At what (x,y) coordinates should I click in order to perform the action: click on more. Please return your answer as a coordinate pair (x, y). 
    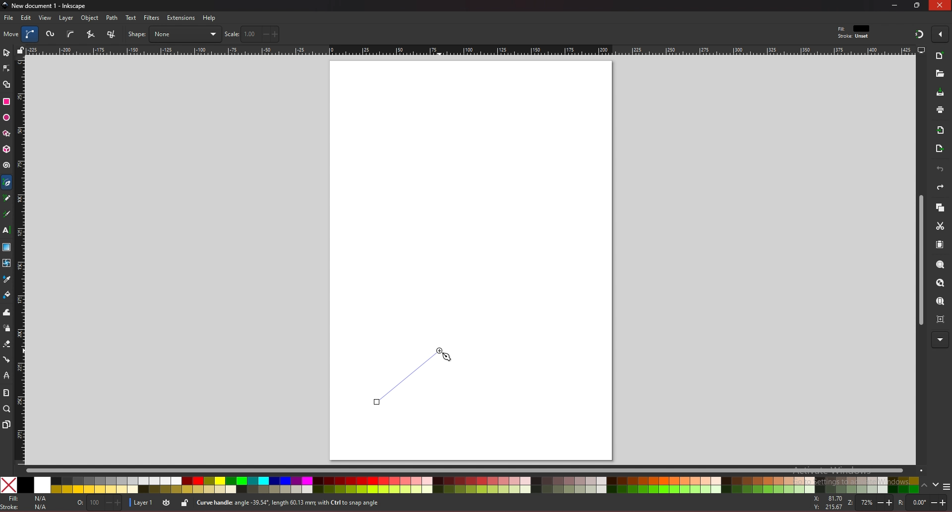
    Looking at the image, I should click on (940, 340).